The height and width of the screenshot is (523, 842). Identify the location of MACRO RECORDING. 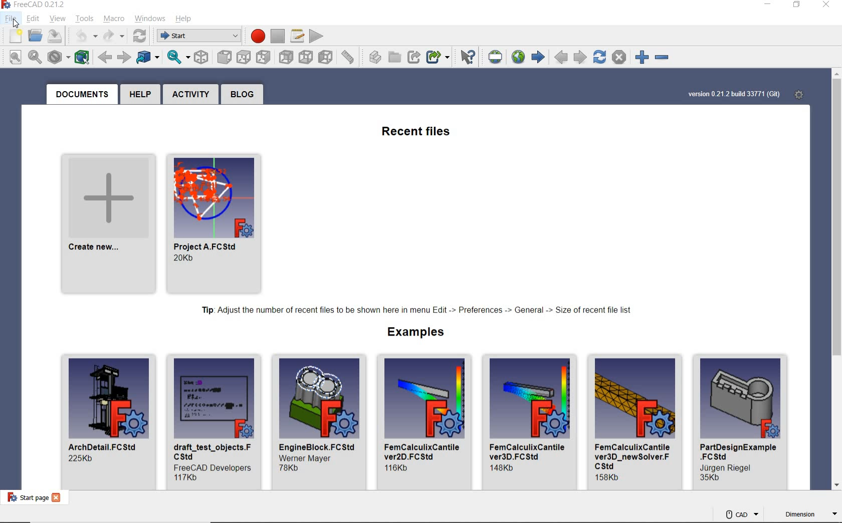
(255, 35).